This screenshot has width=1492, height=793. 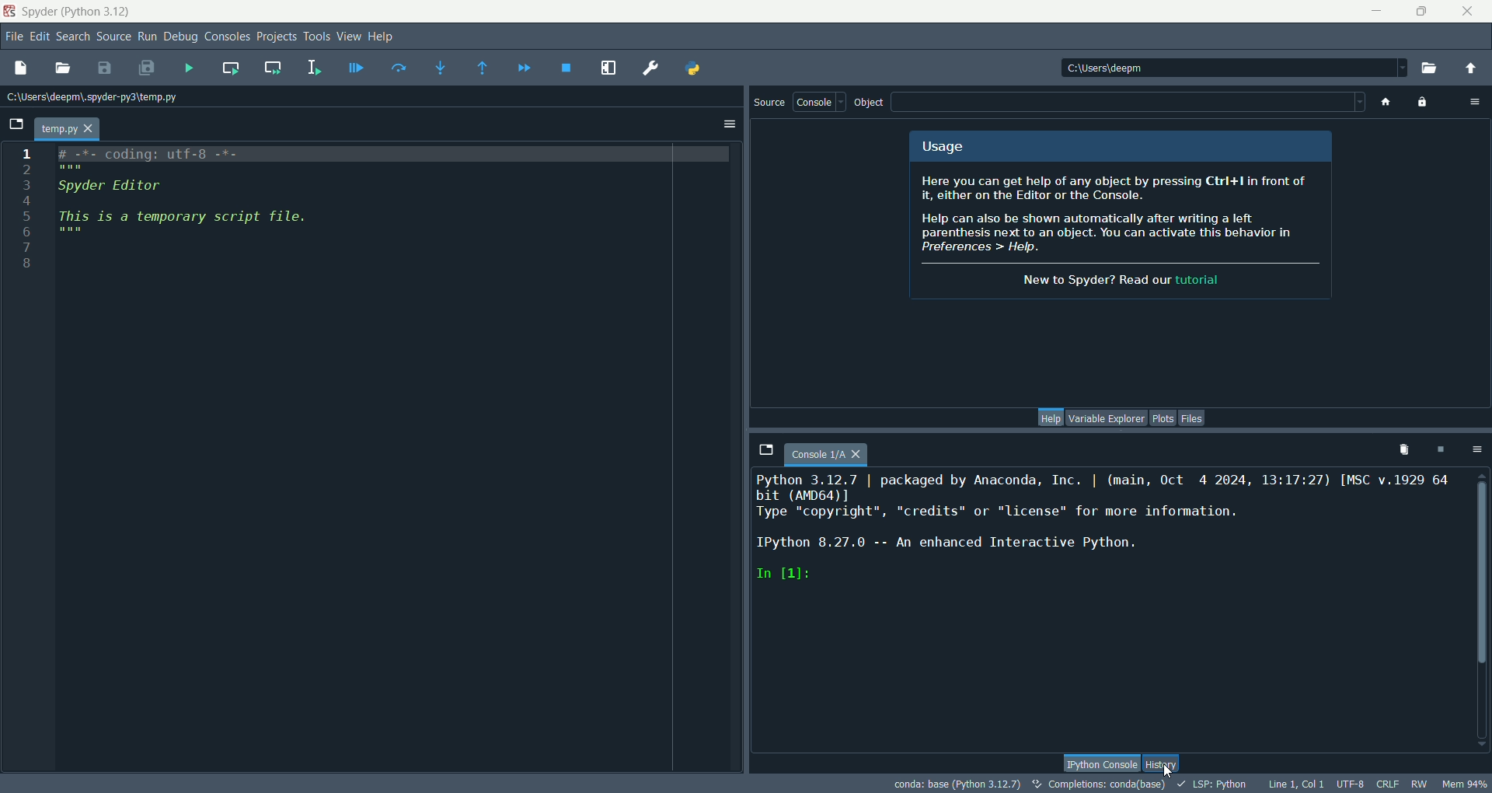 What do you see at coordinates (1475, 69) in the screenshot?
I see `change to parent directory` at bounding box center [1475, 69].